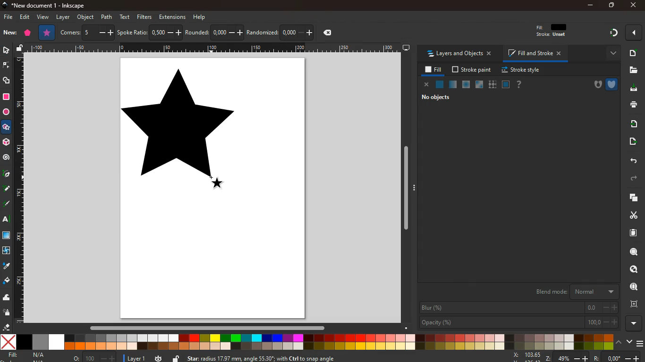  Describe the element at coordinates (215, 181) in the screenshot. I see `Shape cursor` at that location.